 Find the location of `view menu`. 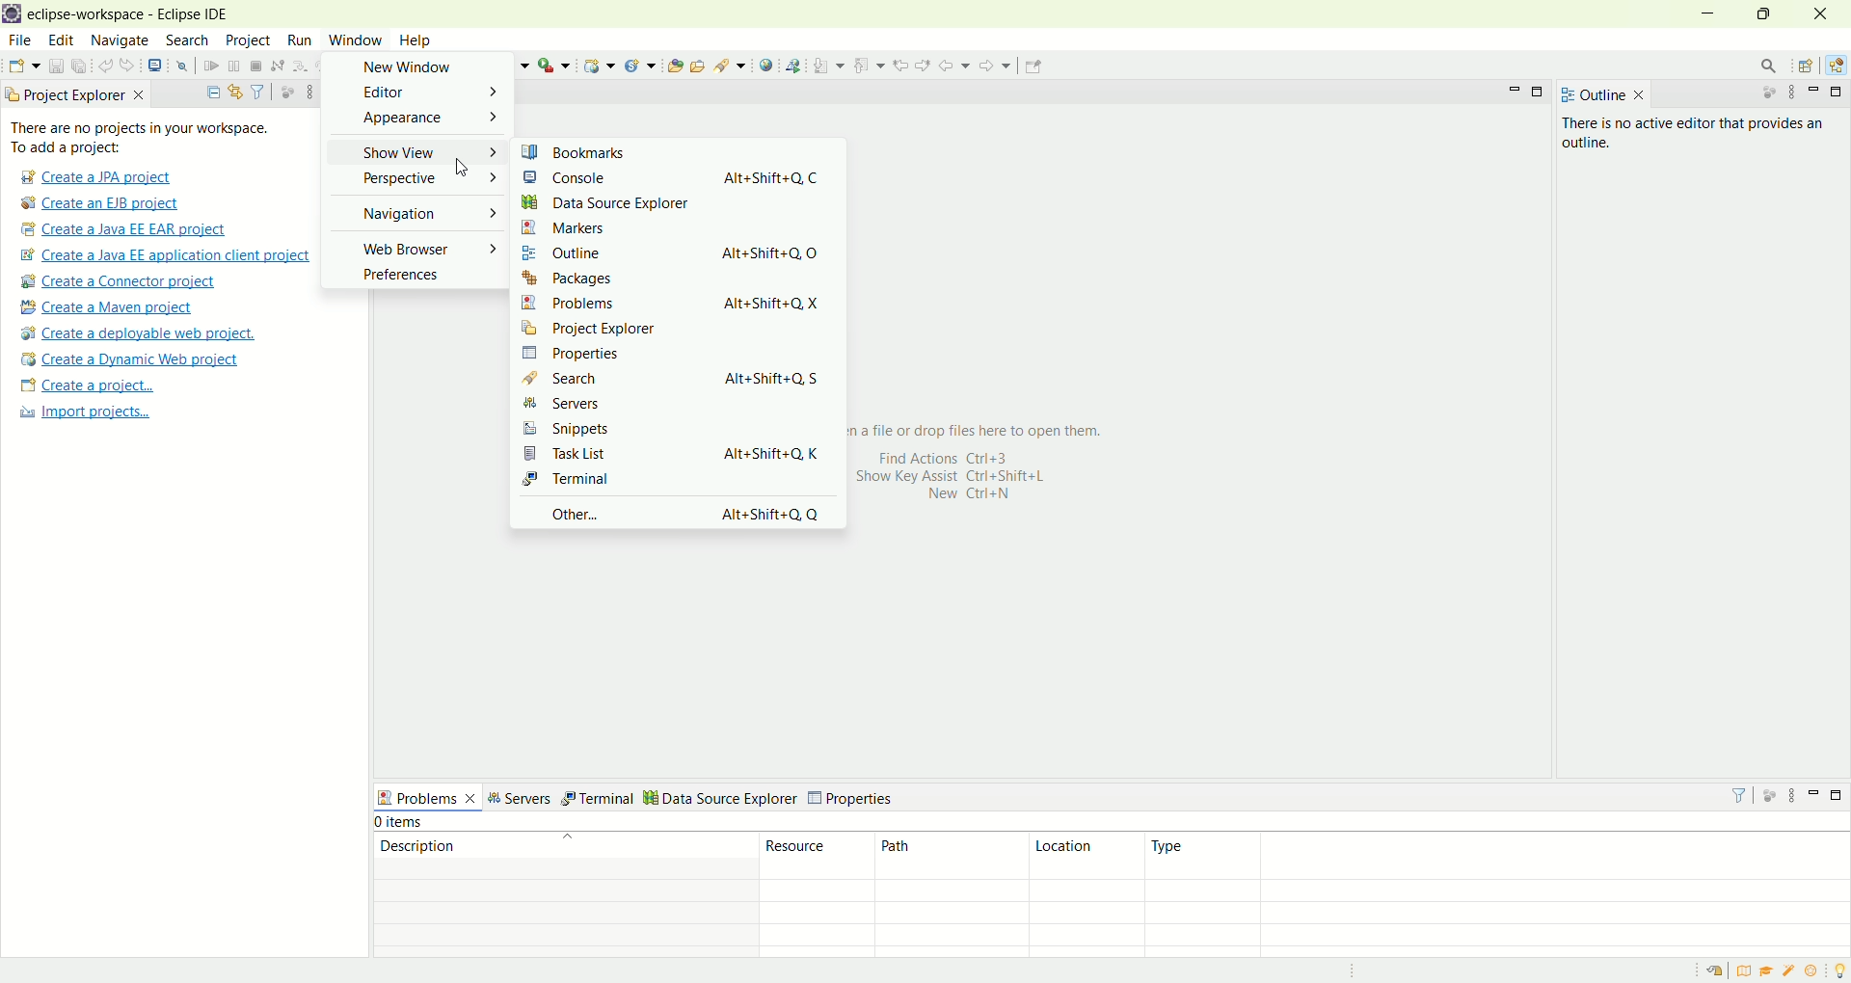

view menu is located at coordinates (1791, 93).